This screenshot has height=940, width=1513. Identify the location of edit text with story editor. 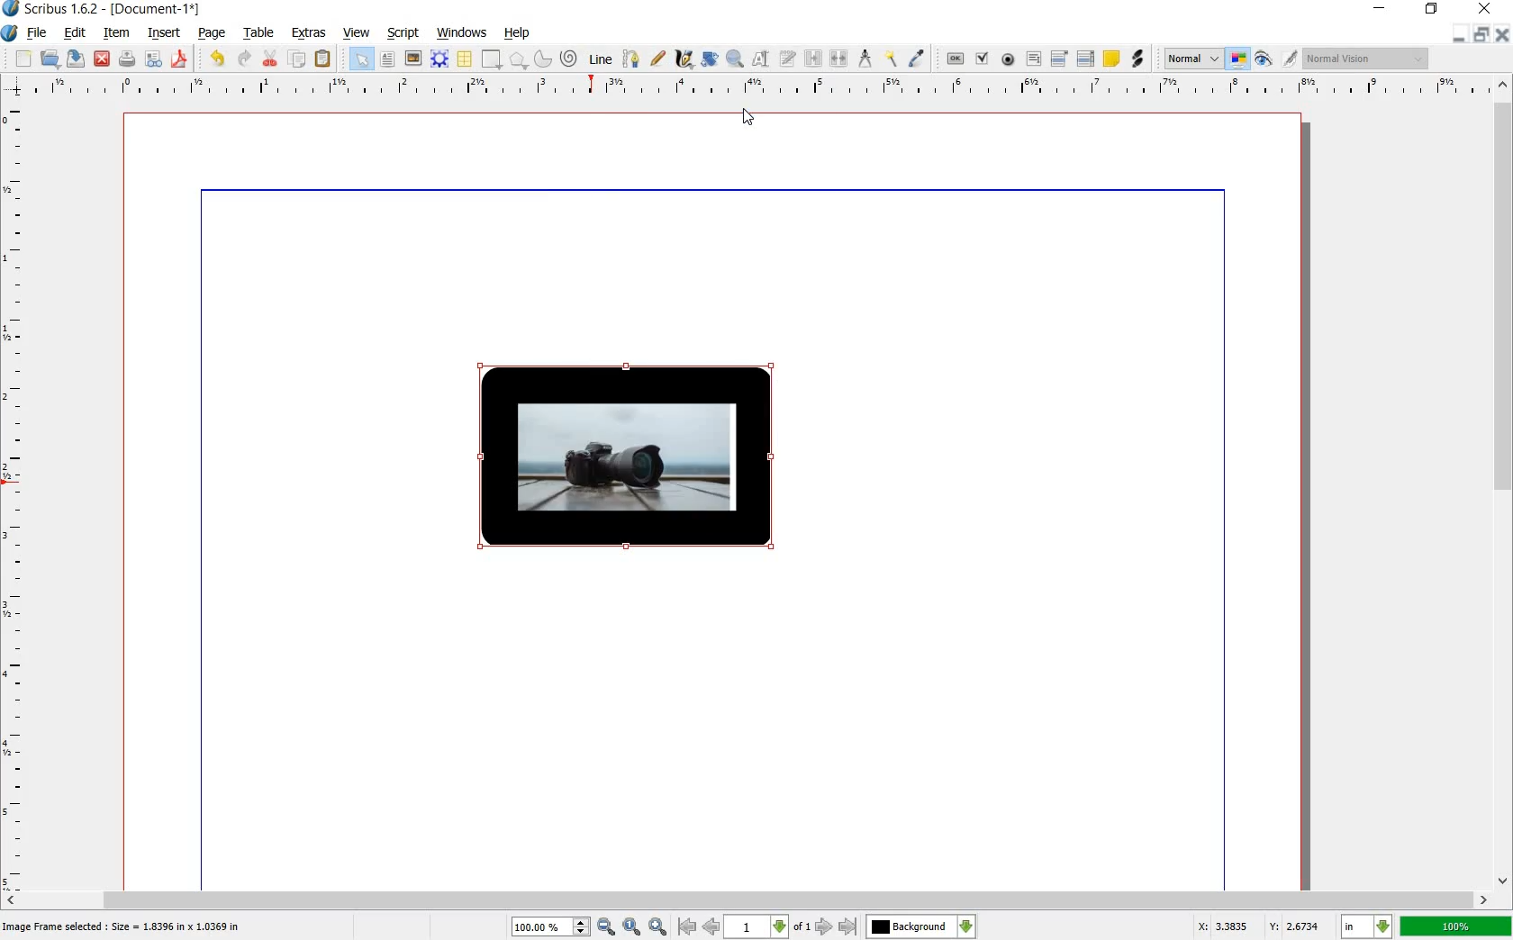
(788, 59).